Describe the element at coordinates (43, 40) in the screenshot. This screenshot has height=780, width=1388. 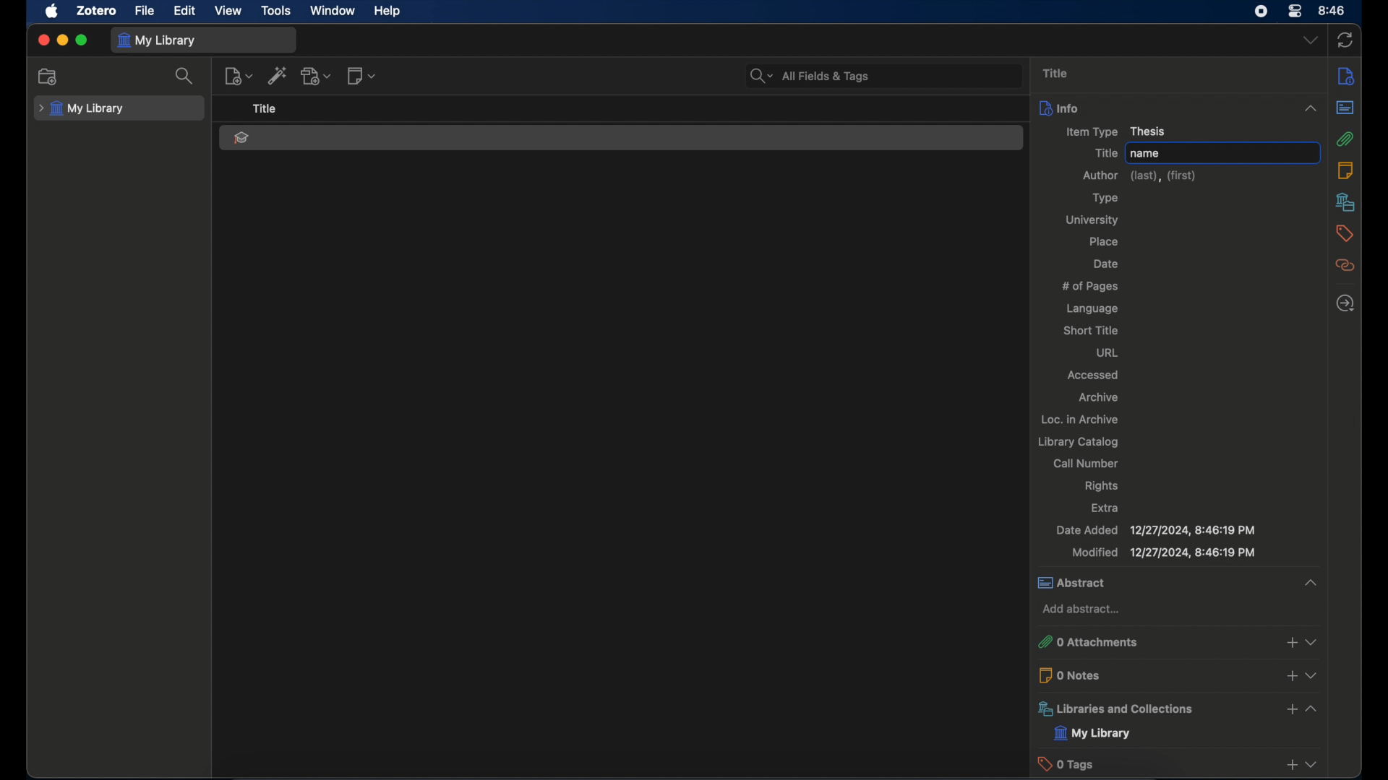
I see `close` at that location.